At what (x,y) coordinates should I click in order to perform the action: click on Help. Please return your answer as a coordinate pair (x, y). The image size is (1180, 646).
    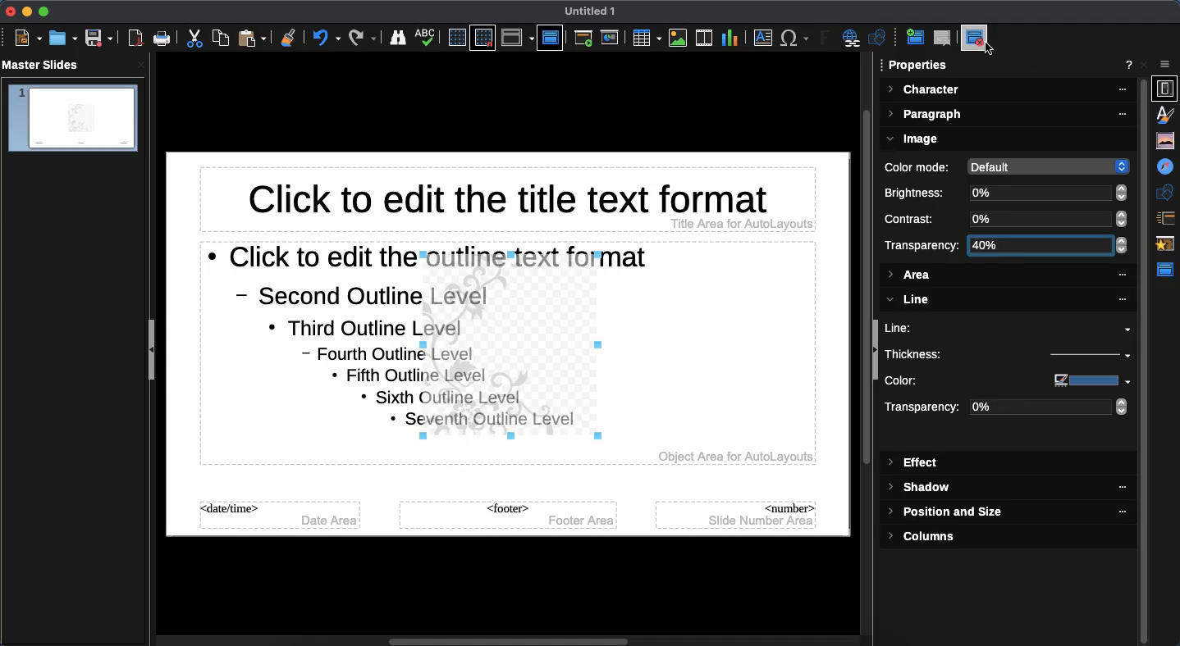
    Looking at the image, I should click on (1129, 66).